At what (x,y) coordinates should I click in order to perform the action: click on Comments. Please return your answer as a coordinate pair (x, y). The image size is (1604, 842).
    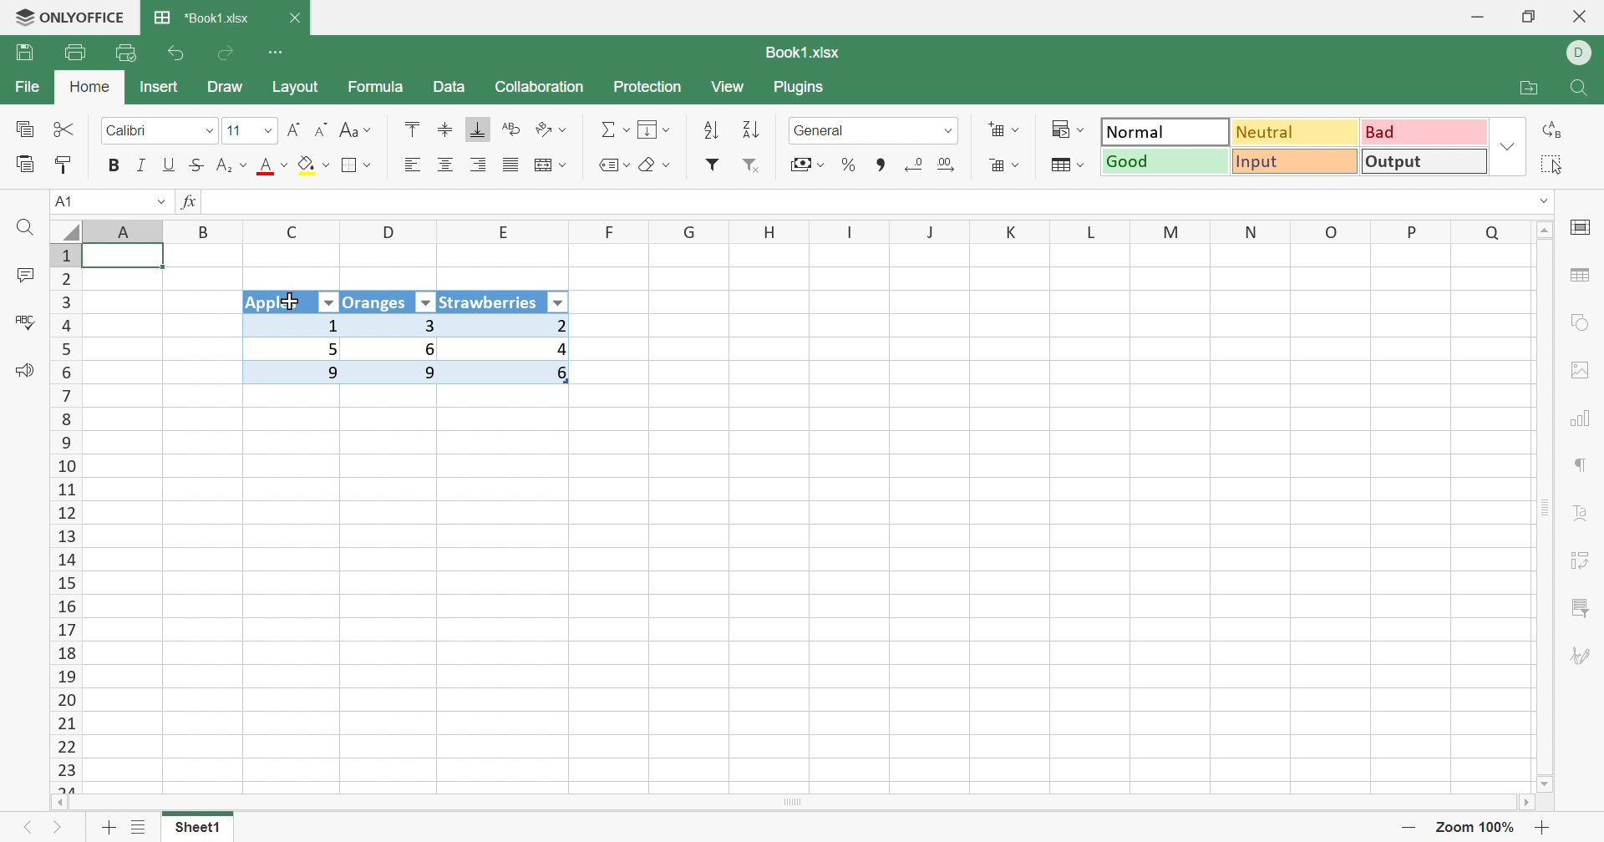
    Looking at the image, I should click on (22, 277).